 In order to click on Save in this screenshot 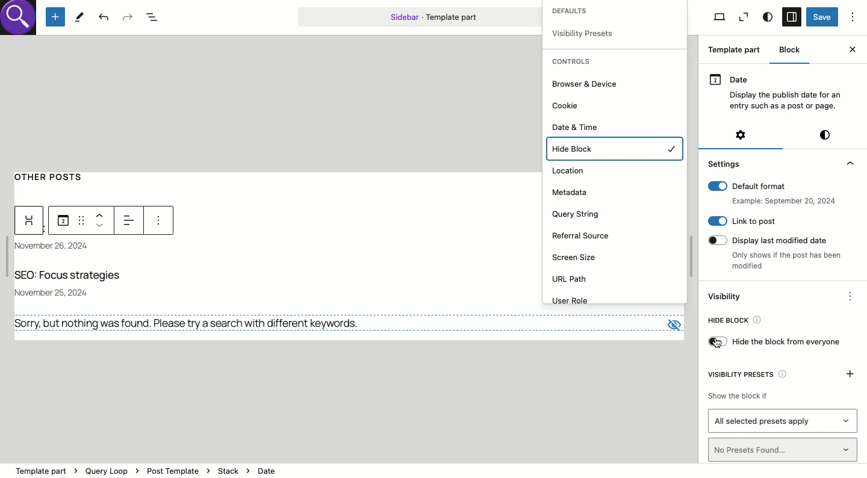, I will do `click(822, 17)`.